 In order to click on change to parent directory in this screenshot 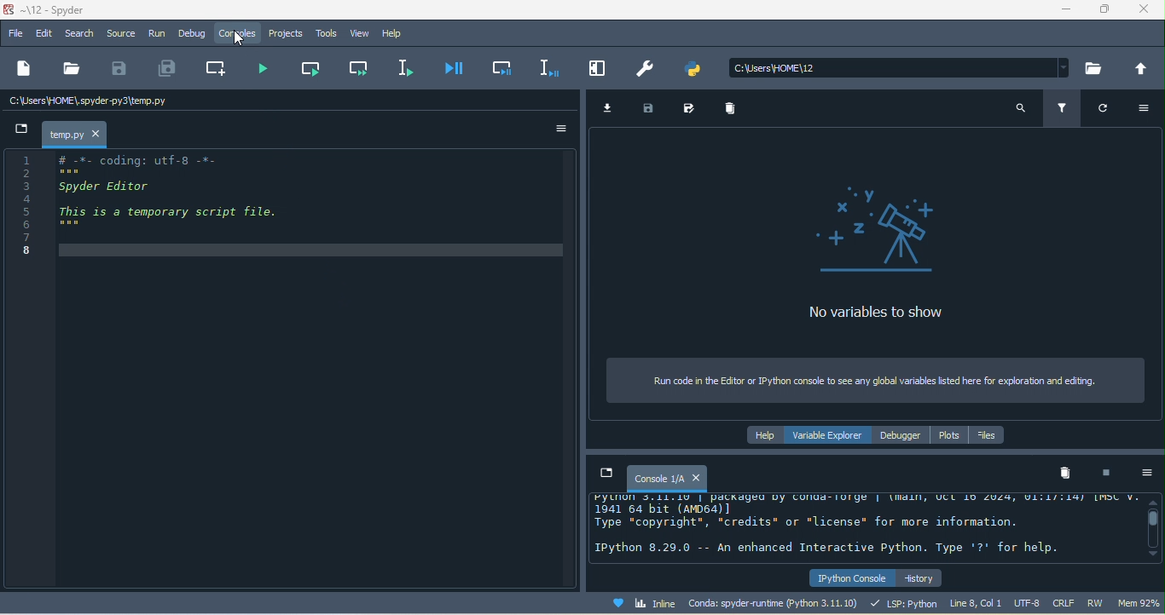, I will do `click(1143, 69)`.